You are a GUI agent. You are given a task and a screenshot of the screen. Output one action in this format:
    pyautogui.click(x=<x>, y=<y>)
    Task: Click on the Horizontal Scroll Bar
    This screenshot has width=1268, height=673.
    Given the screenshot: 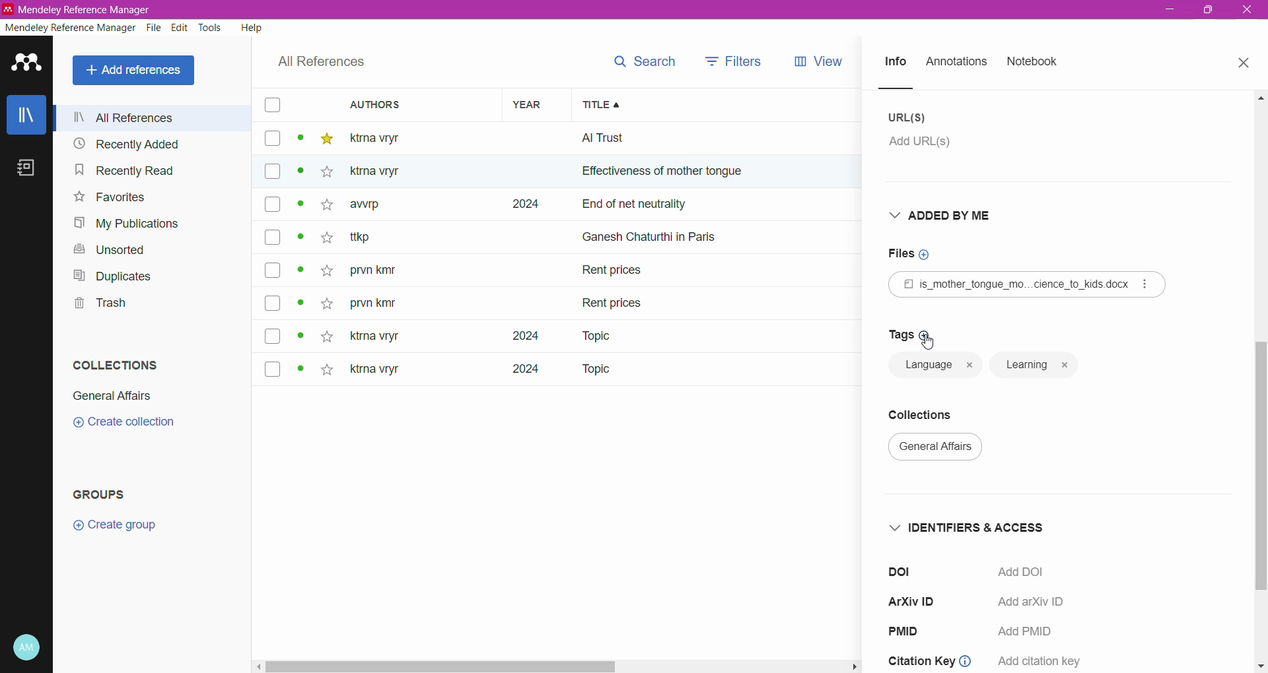 What is the action you would take?
    pyautogui.click(x=549, y=668)
    